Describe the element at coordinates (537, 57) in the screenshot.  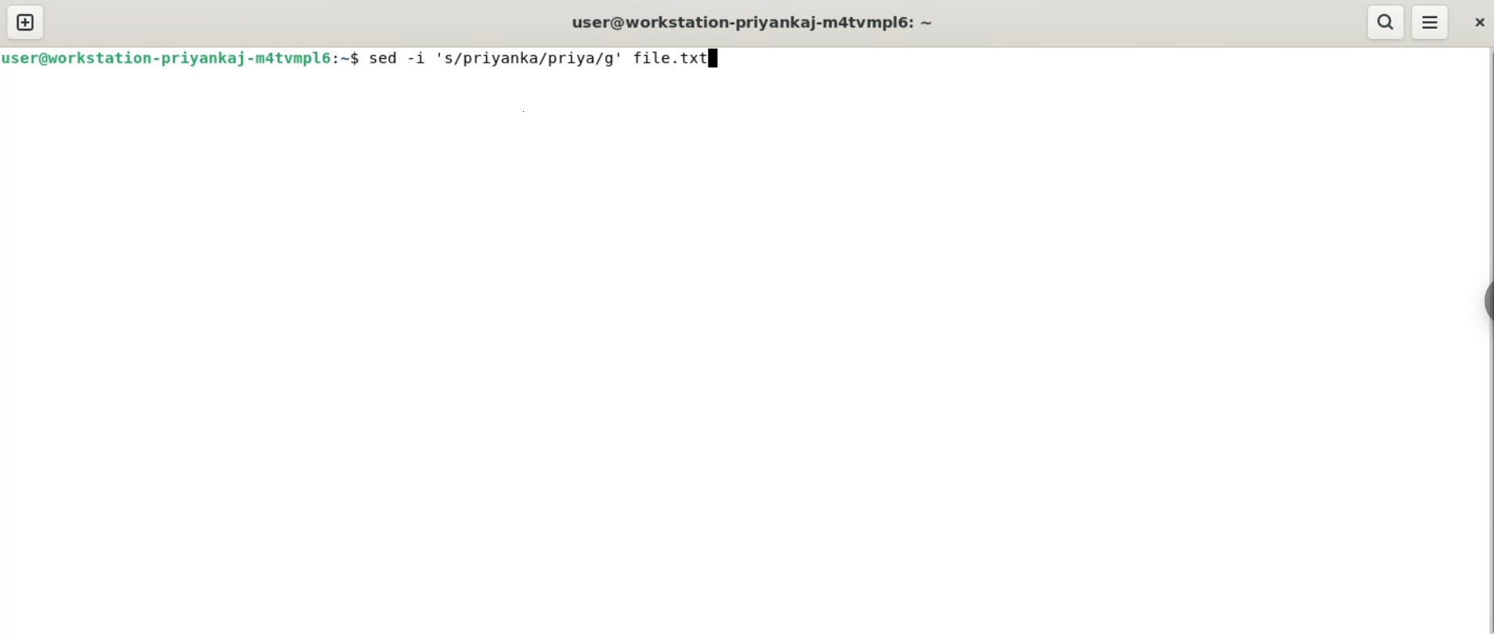
I see `sed -i 's/priyanka/priya/g' file.txt` at that location.